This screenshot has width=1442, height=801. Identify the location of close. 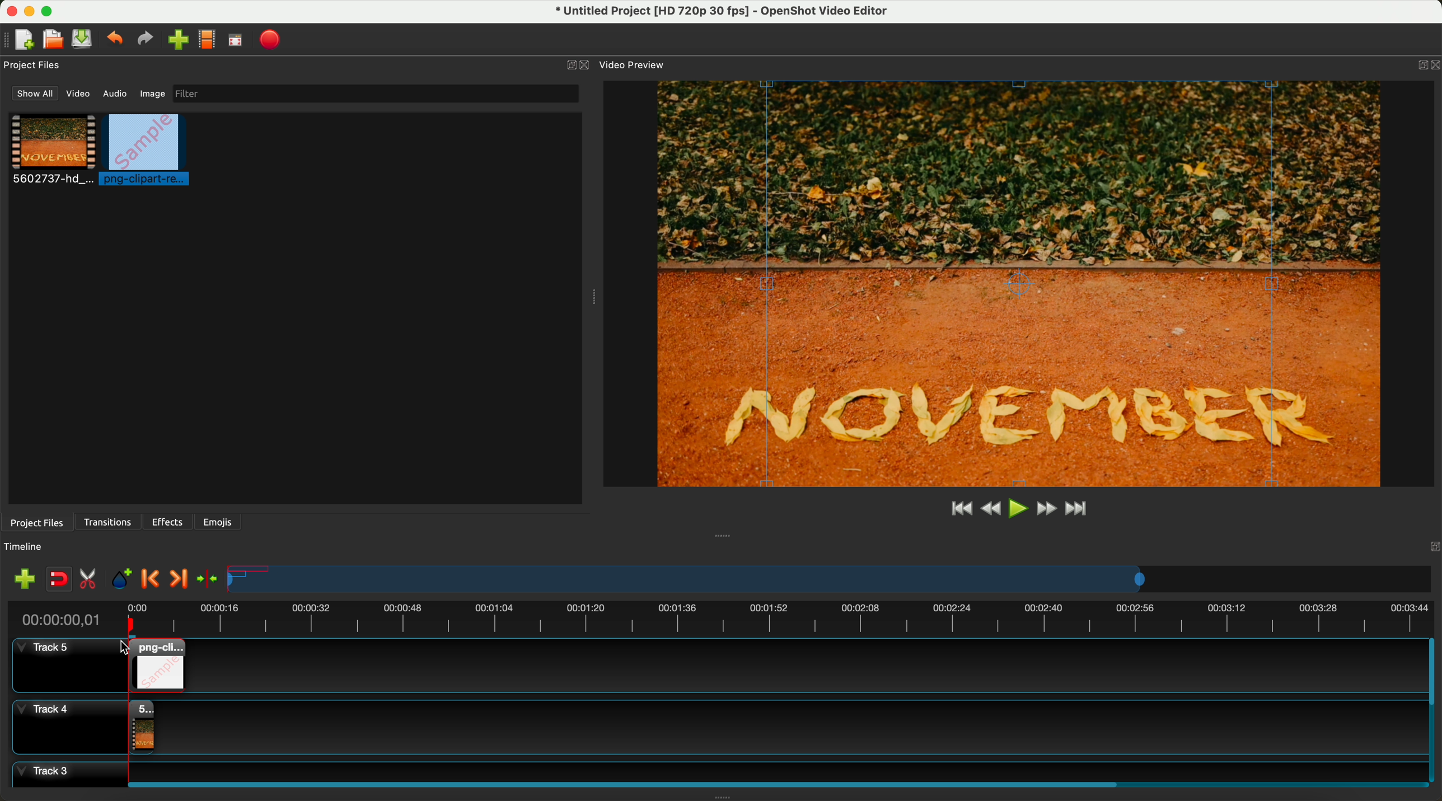
(578, 65).